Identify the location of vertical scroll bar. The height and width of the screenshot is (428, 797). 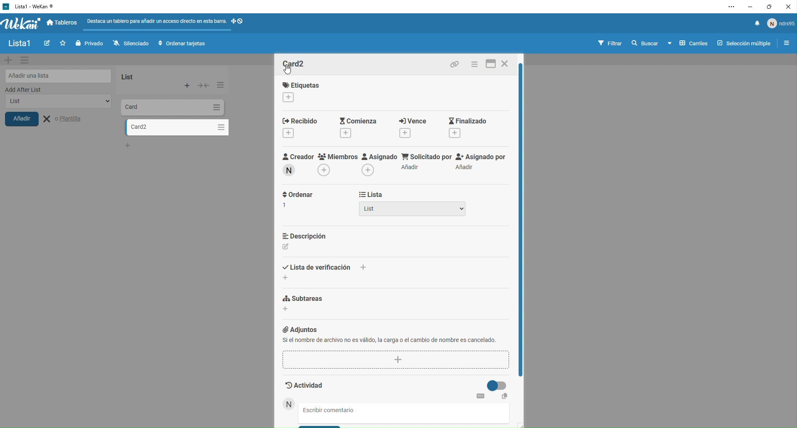
(523, 219).